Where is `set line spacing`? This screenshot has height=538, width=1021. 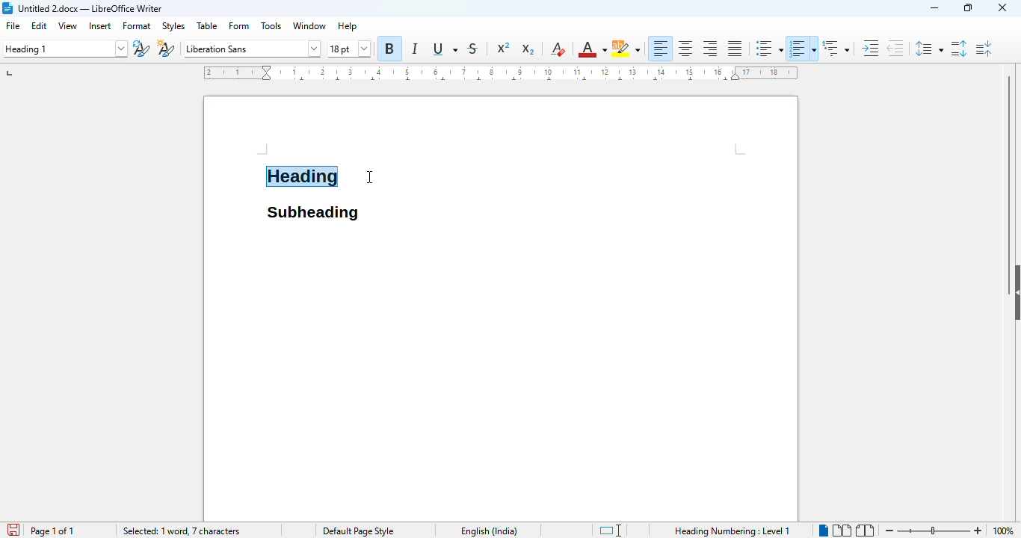
set line spacing is located at coordinates (927, 49).